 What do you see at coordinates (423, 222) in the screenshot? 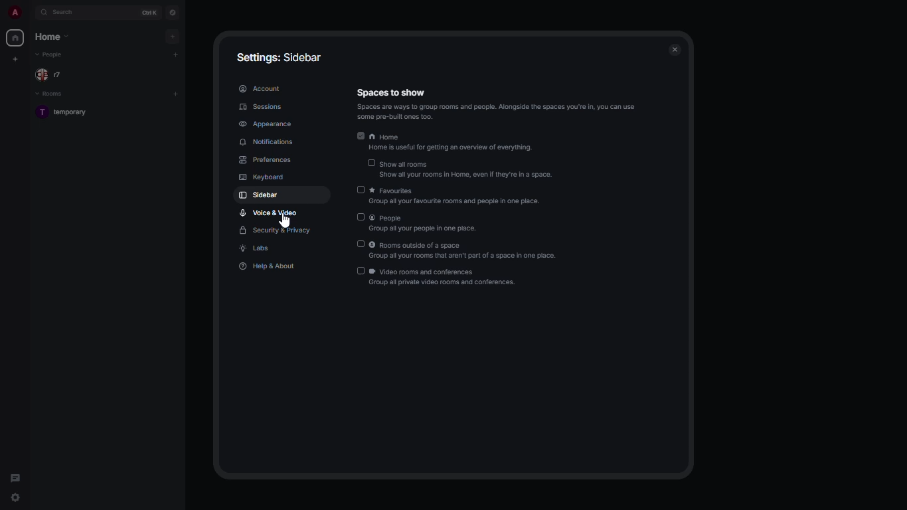
I see `people` at bounding box center [423, 222].